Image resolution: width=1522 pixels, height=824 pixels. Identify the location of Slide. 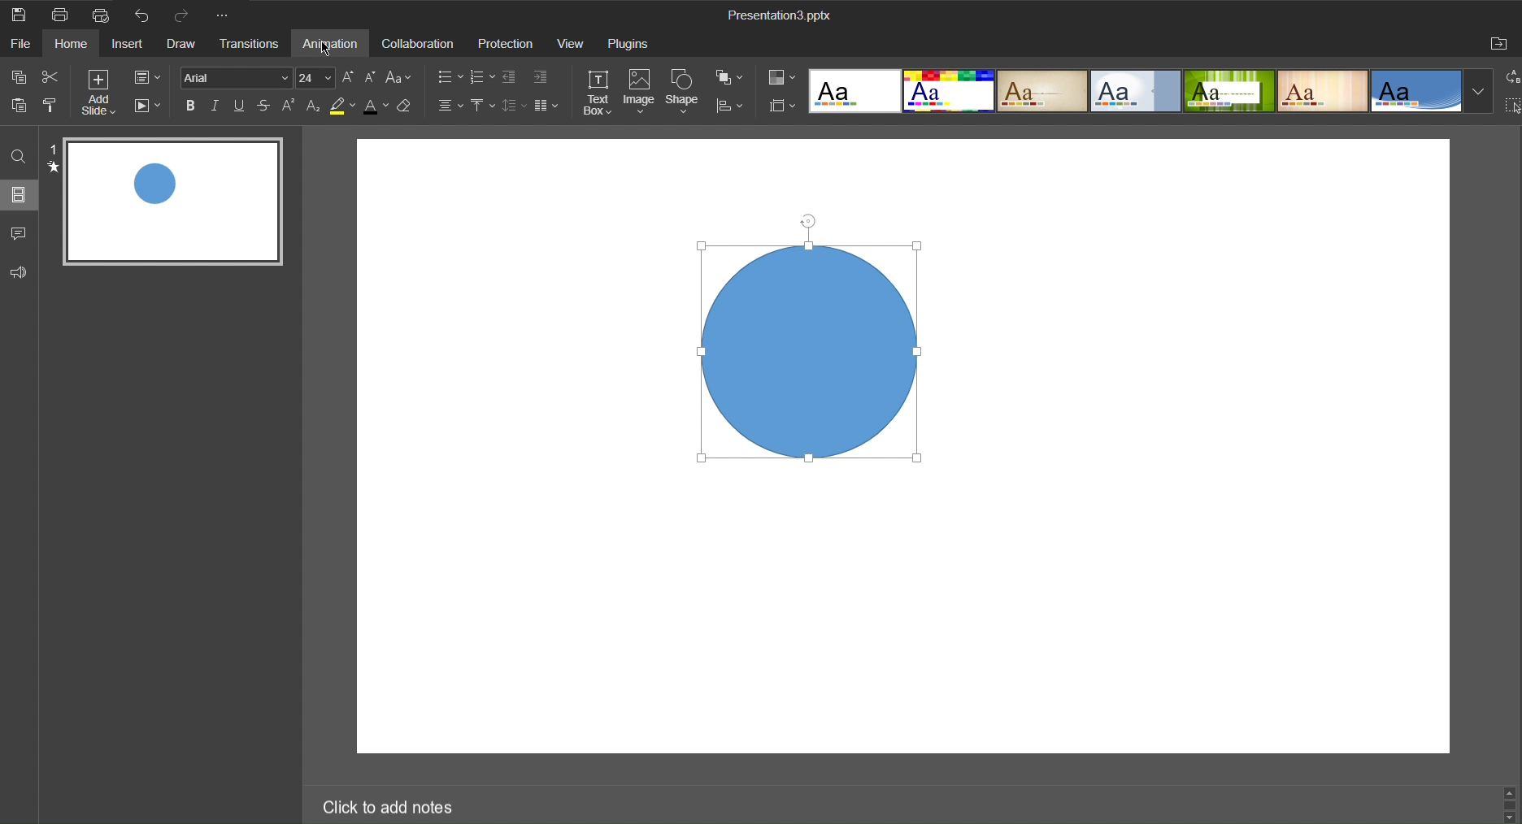
(20, 196).